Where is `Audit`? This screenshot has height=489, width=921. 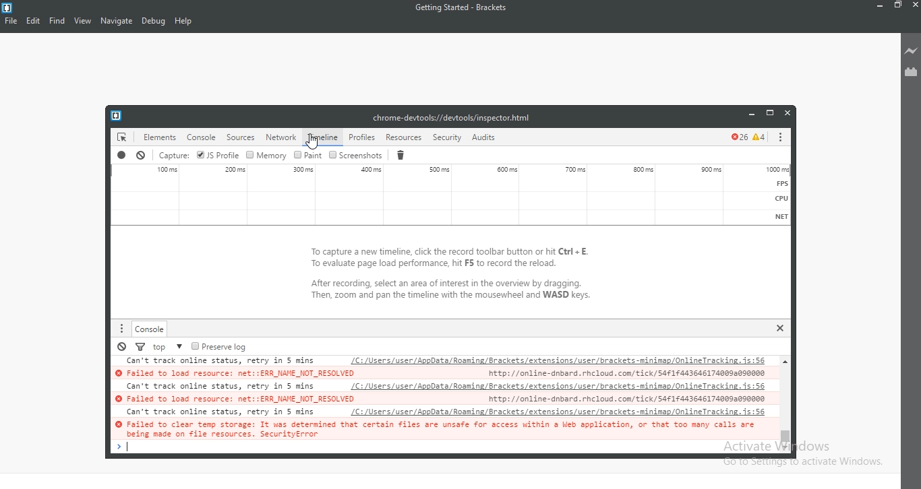 Audit is located at coordinates (489, 137).